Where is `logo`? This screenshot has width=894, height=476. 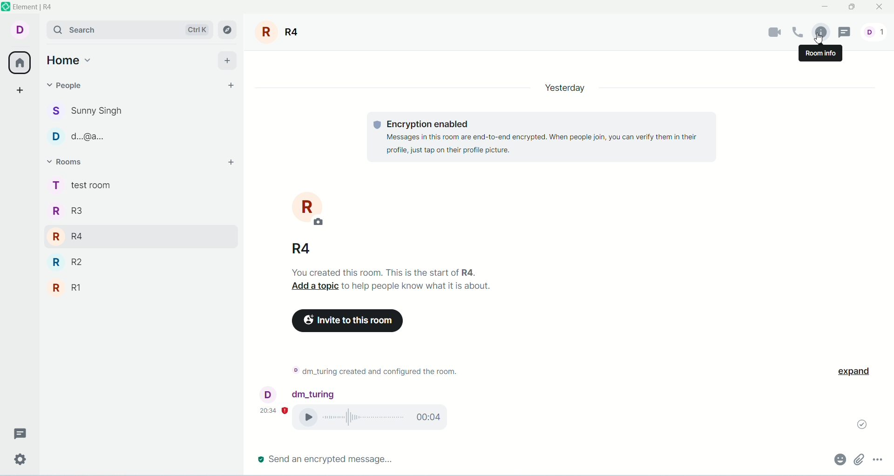
logo is located at coordinates (6, 7).